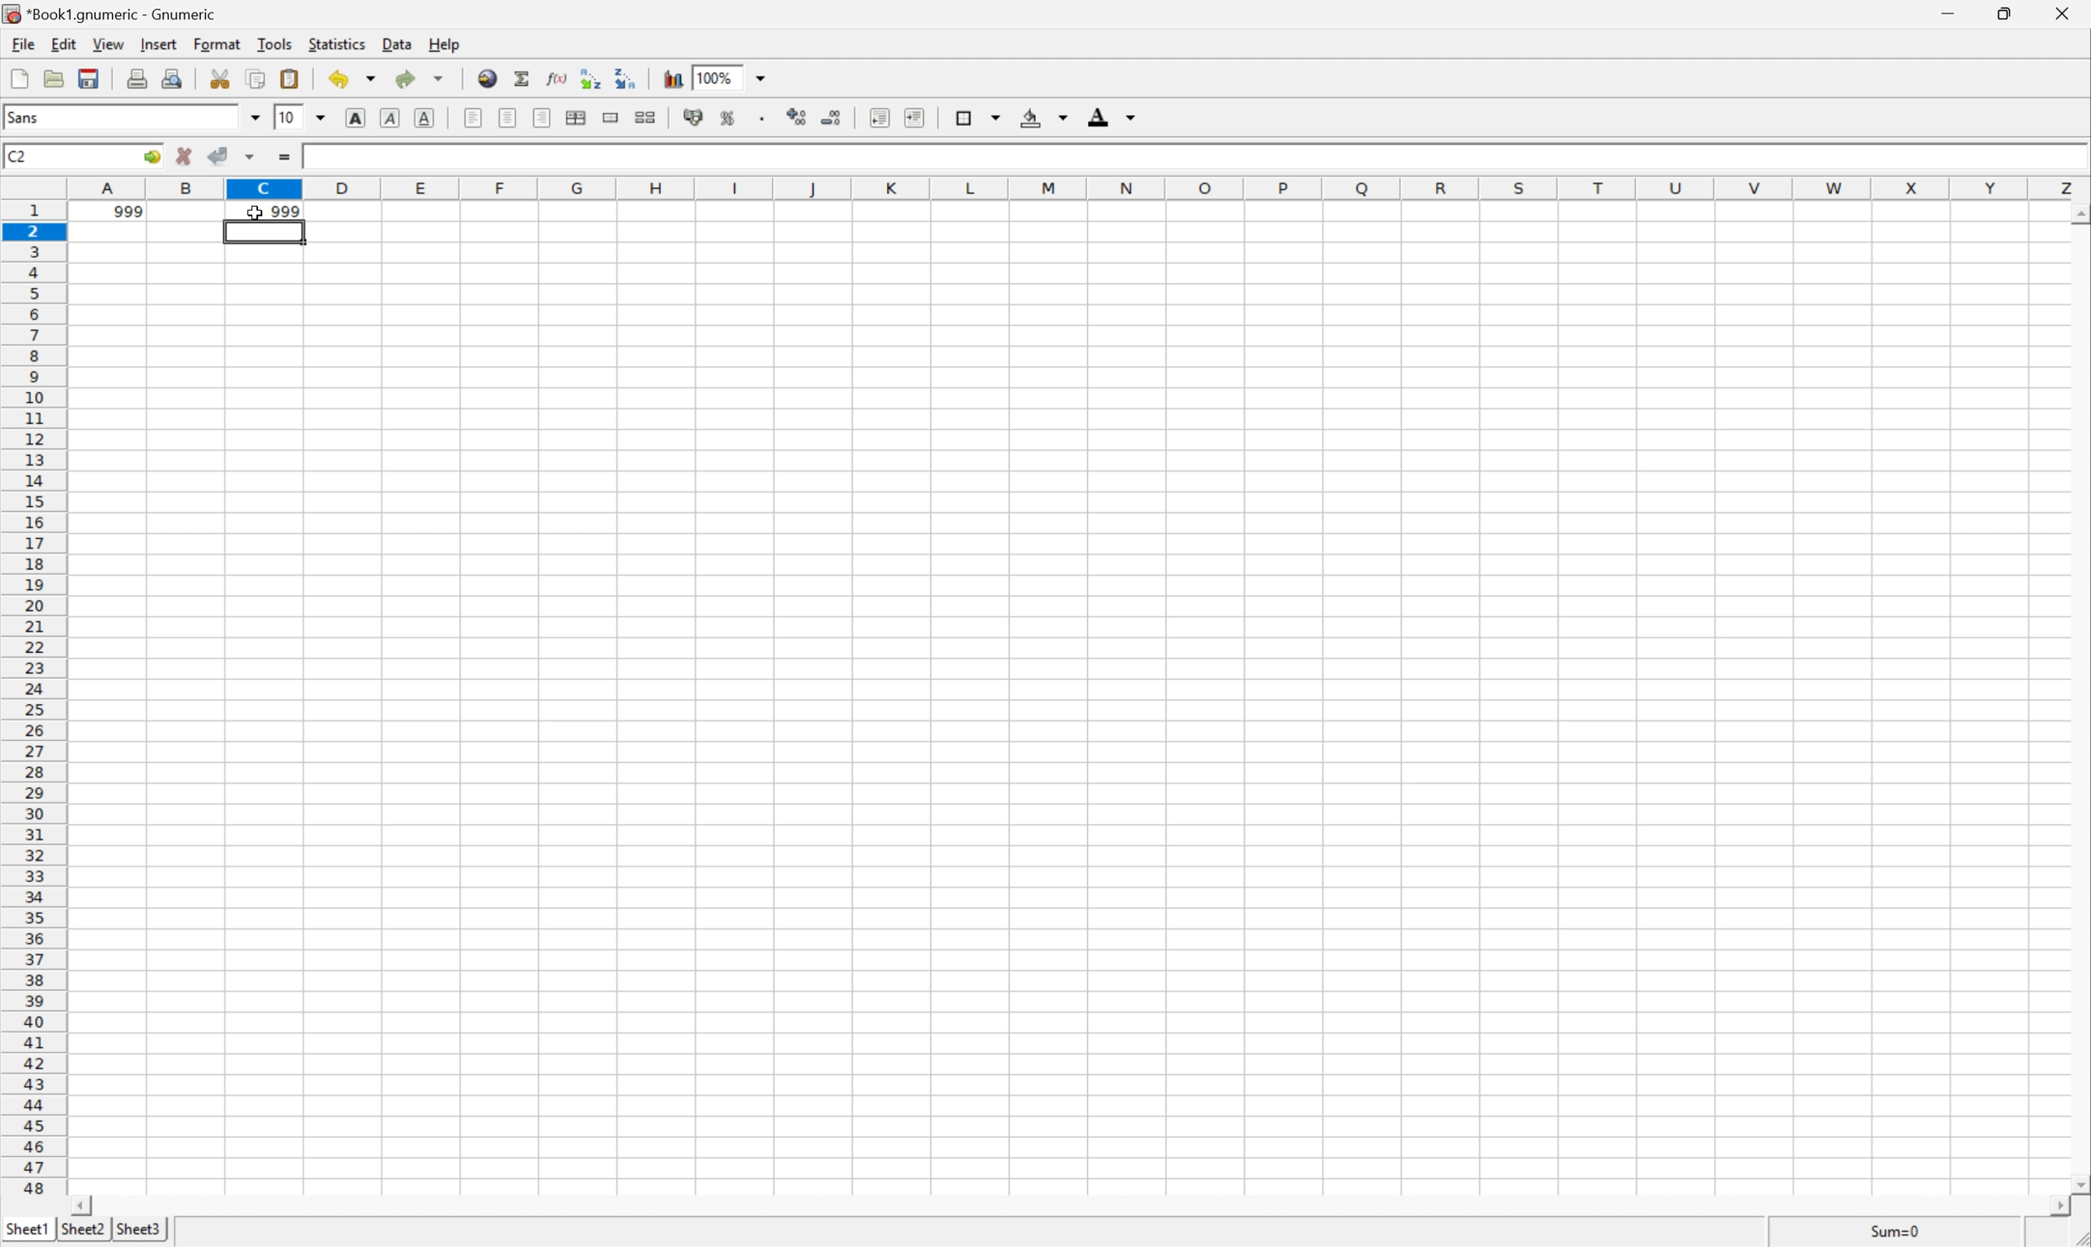  What do you see at coordinates (672, 78) in the screenshot?
I see `insert chart` at bounding box center [672, 78].